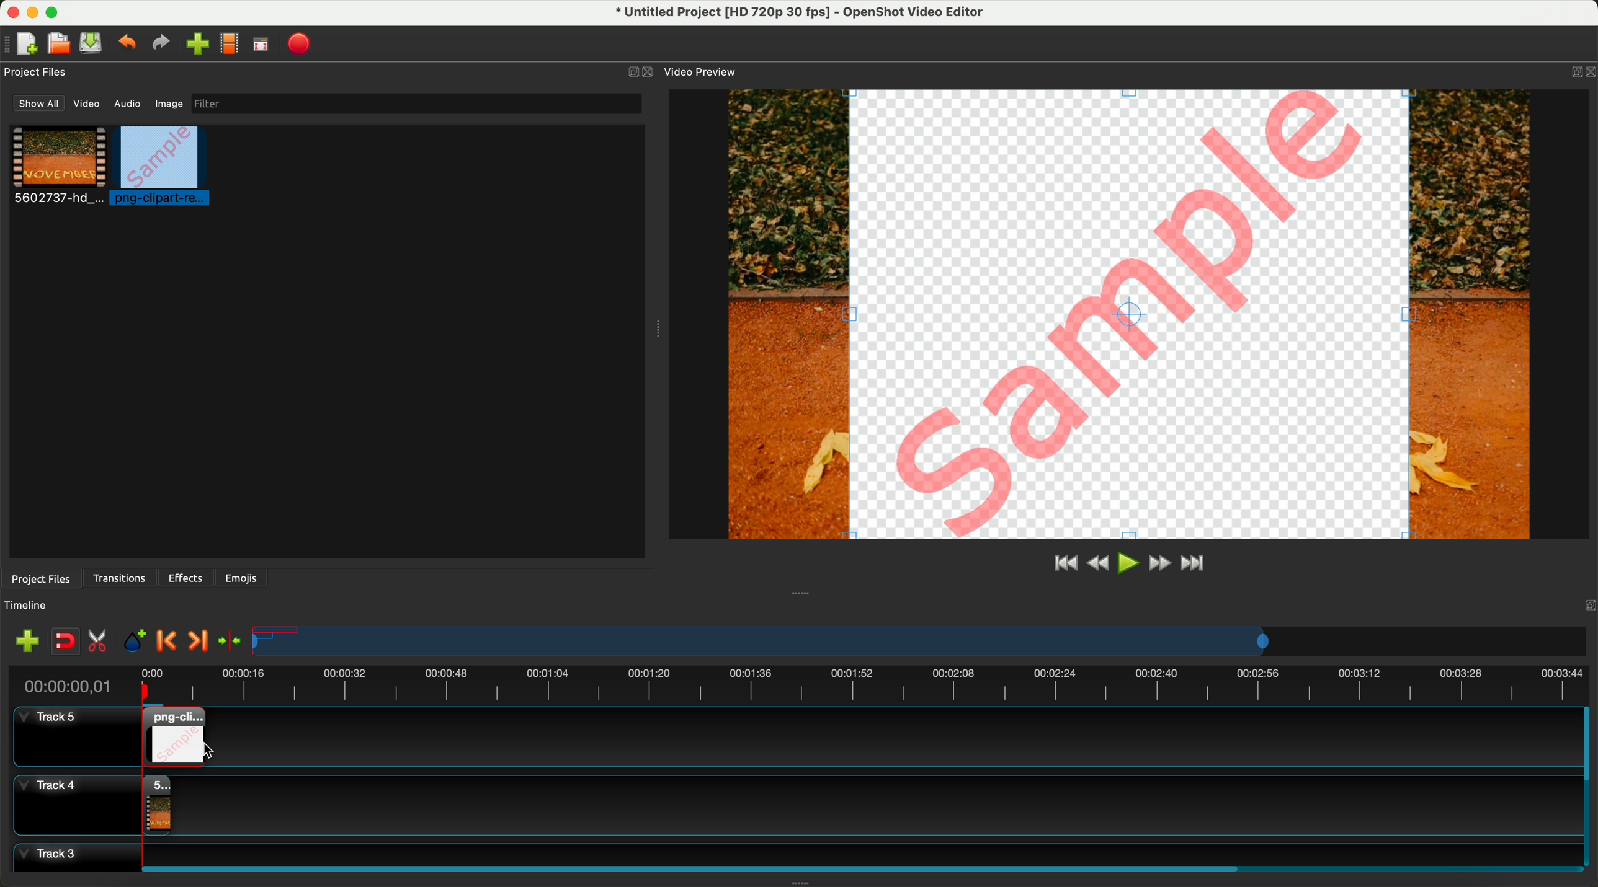  Describe the element at coordinates (24, 640) in the screenshot. I see `import files` at that location.